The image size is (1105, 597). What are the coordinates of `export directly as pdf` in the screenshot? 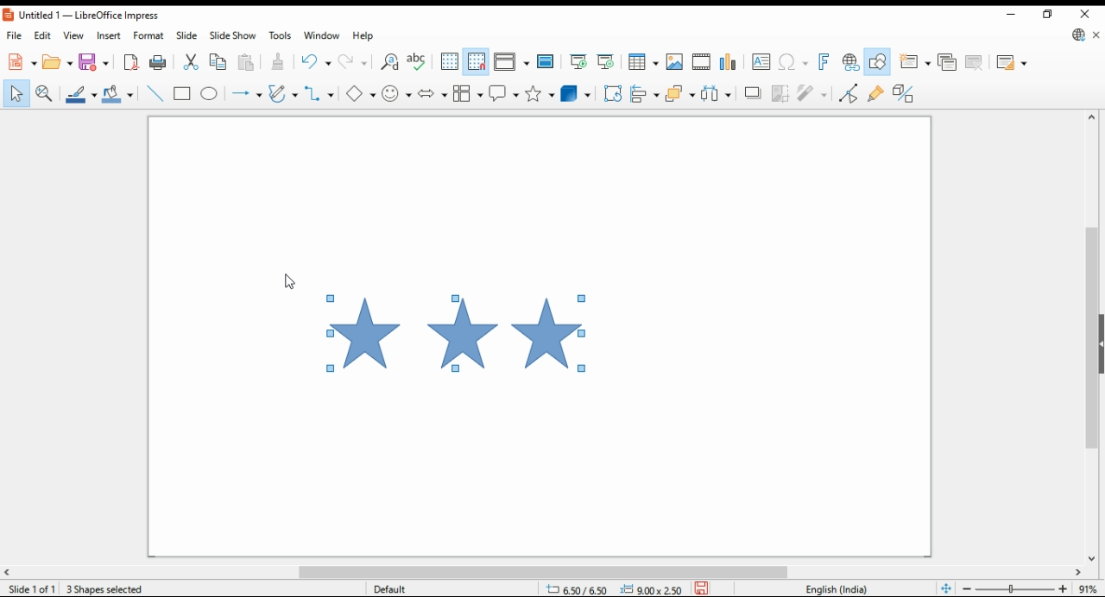 It's located at (130, 62).